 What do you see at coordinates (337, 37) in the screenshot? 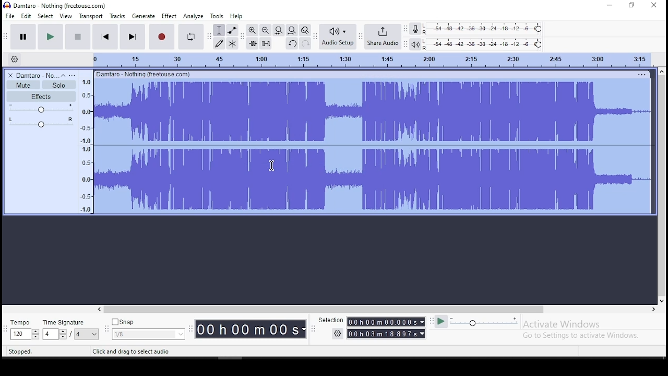
I see `audio setup` at bounding box center [337, 37].